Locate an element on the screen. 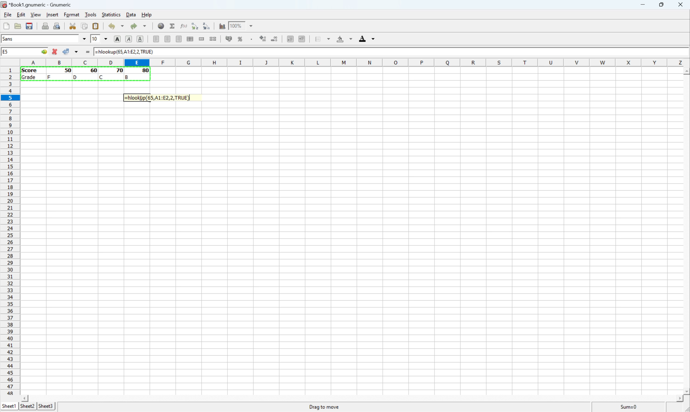 This screenshot has height=412, width=690. Paste the clipboard is located at coordinates (98, 26).